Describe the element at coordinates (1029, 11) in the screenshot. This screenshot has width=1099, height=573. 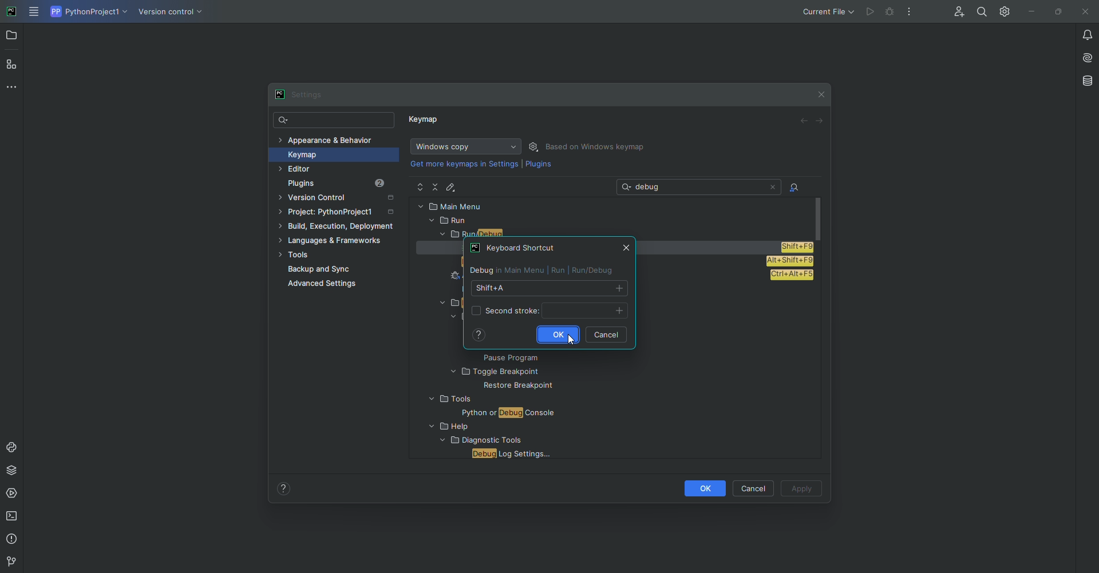
I see `Minimize` at that location.